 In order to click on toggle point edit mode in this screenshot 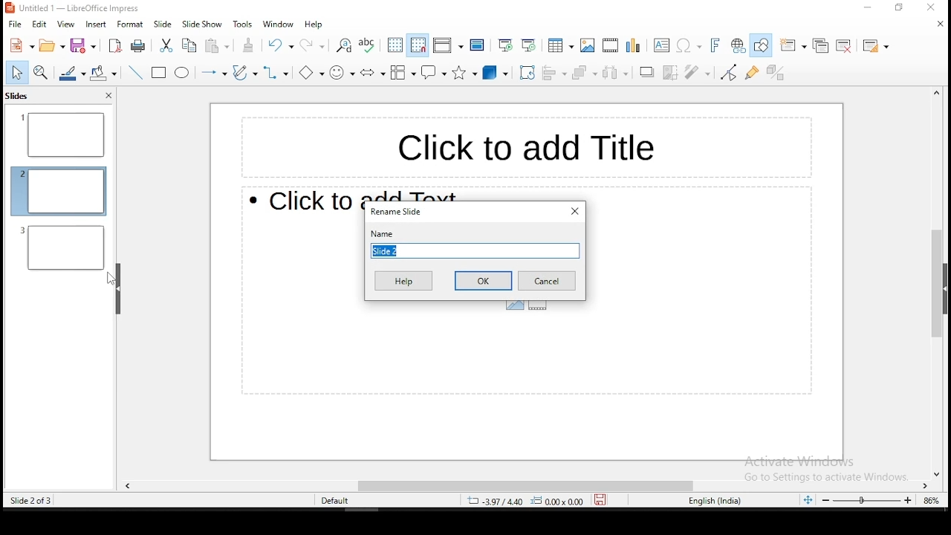, I will do `click(727, 74)`.